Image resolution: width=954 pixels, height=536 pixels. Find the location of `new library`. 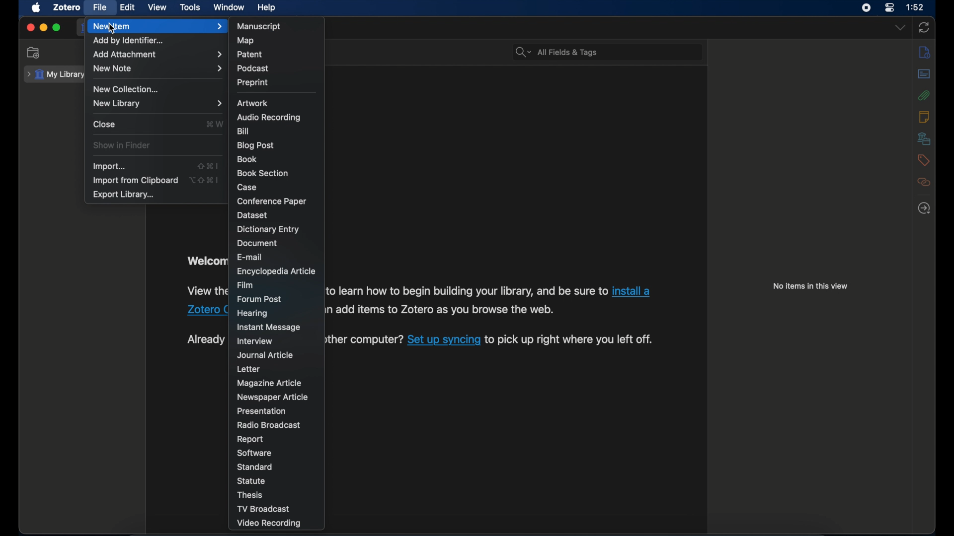

new library is located at coordinates (157, 103).